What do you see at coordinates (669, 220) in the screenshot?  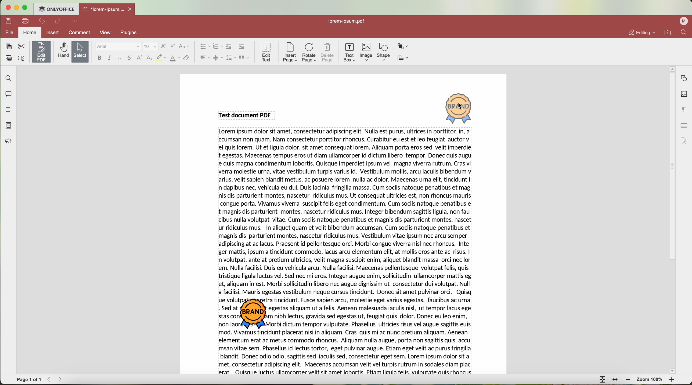 I see `scroll bar` at bounding box center [669, 220].